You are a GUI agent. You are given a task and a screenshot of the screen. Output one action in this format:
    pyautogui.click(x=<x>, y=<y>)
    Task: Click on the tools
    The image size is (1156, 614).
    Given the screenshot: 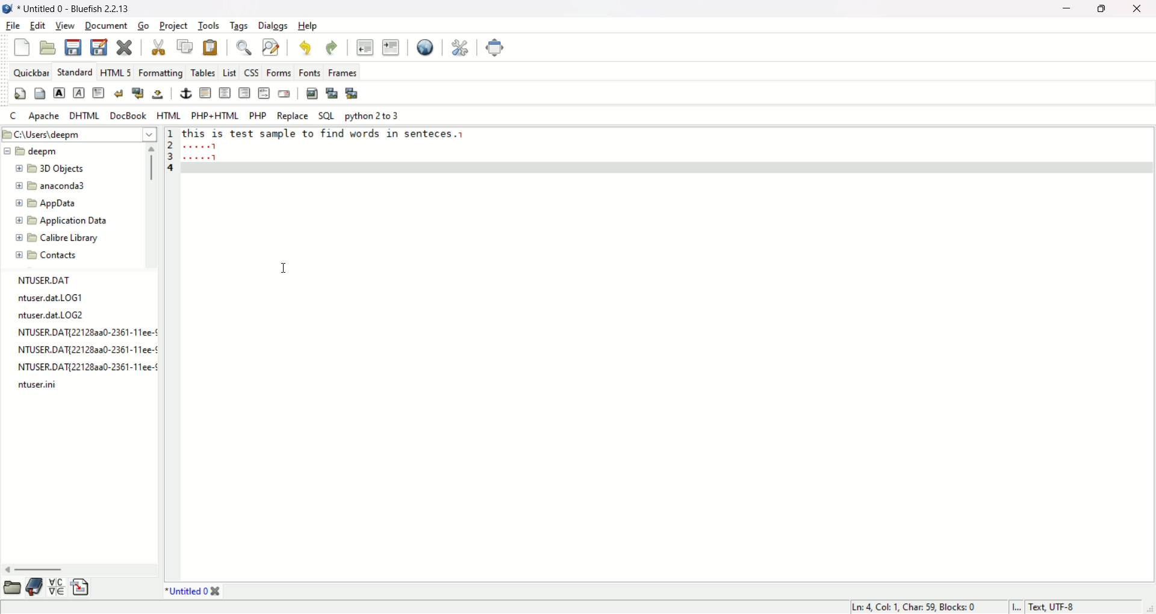 What is the action you would take?
    pyautogui.click(x=208, y=25)
    